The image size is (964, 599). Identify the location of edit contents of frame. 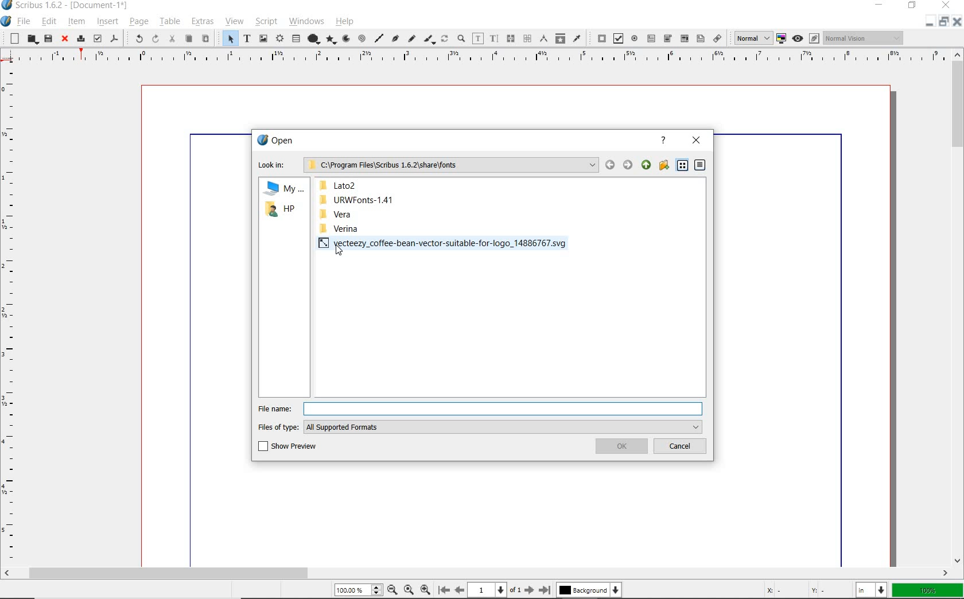
(479, 39).